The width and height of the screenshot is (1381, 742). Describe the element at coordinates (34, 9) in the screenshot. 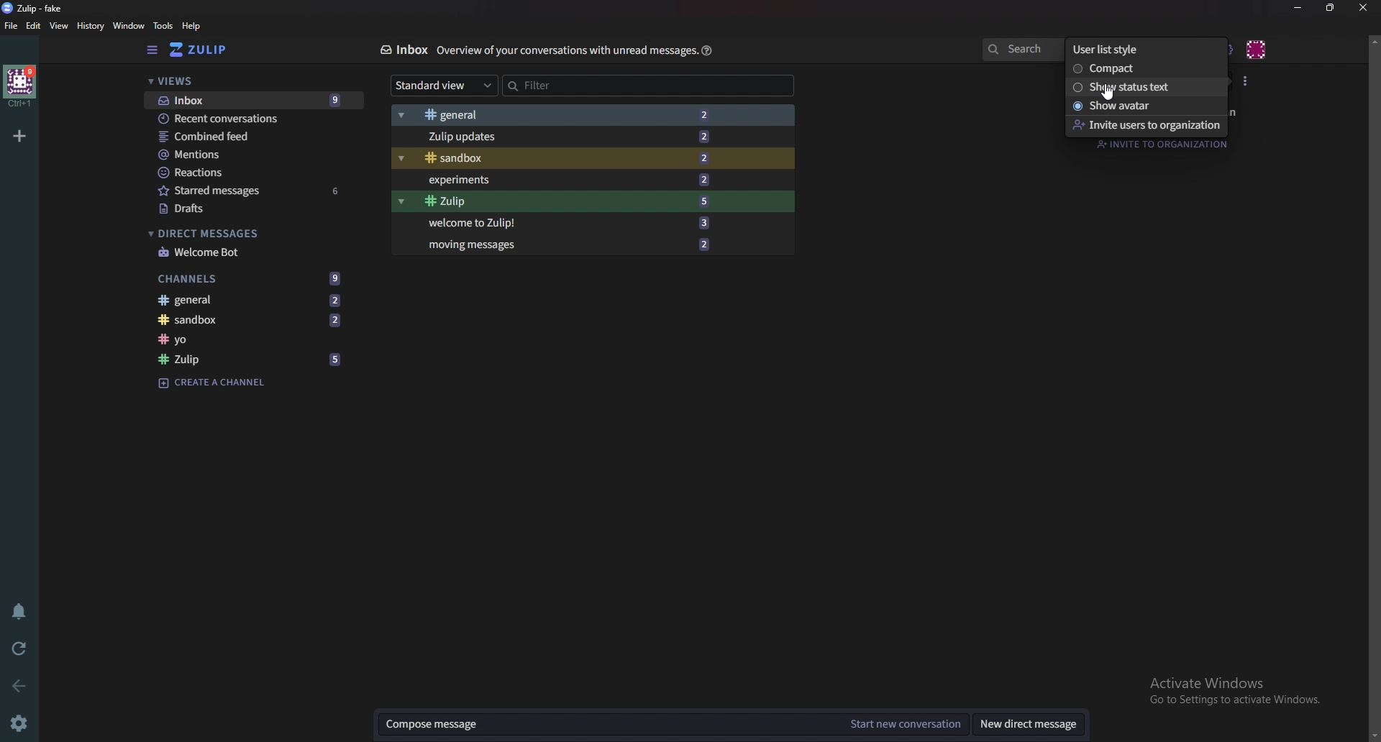

I see `zulip` at that location.